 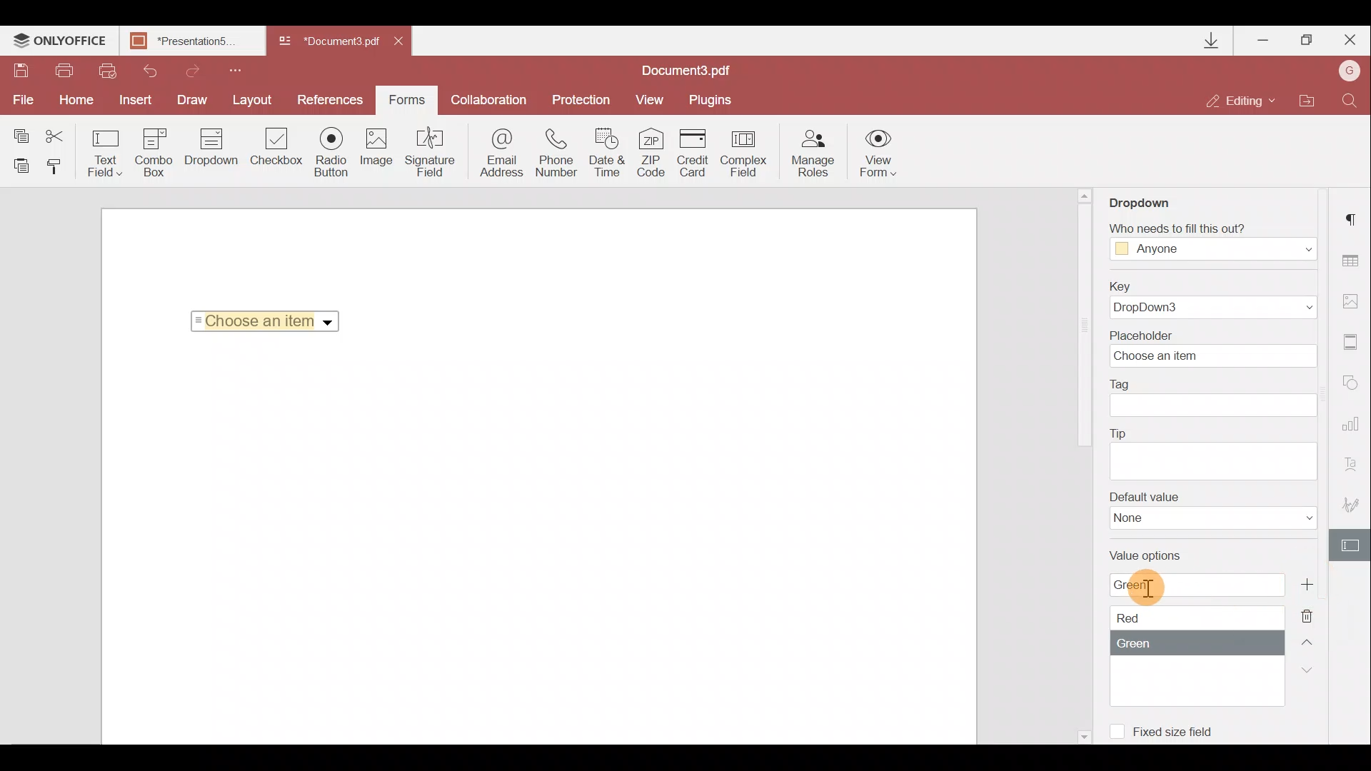 What do you see at coordinates (331, 100) in the screenshot?
I see `Preferences` at bounding box center [331, 100].